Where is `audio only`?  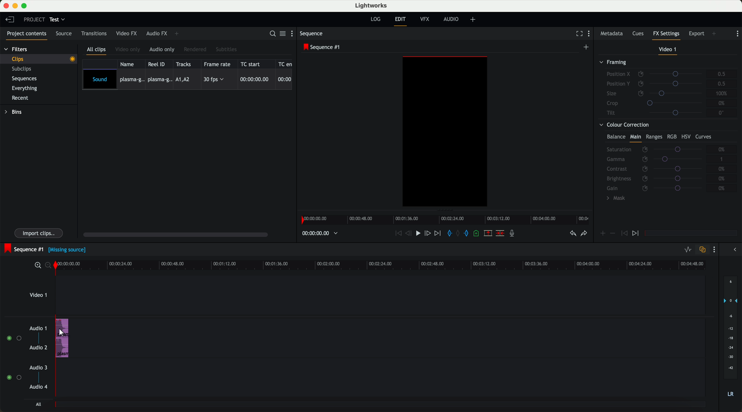 audio only is located at coordinates (163, 50).